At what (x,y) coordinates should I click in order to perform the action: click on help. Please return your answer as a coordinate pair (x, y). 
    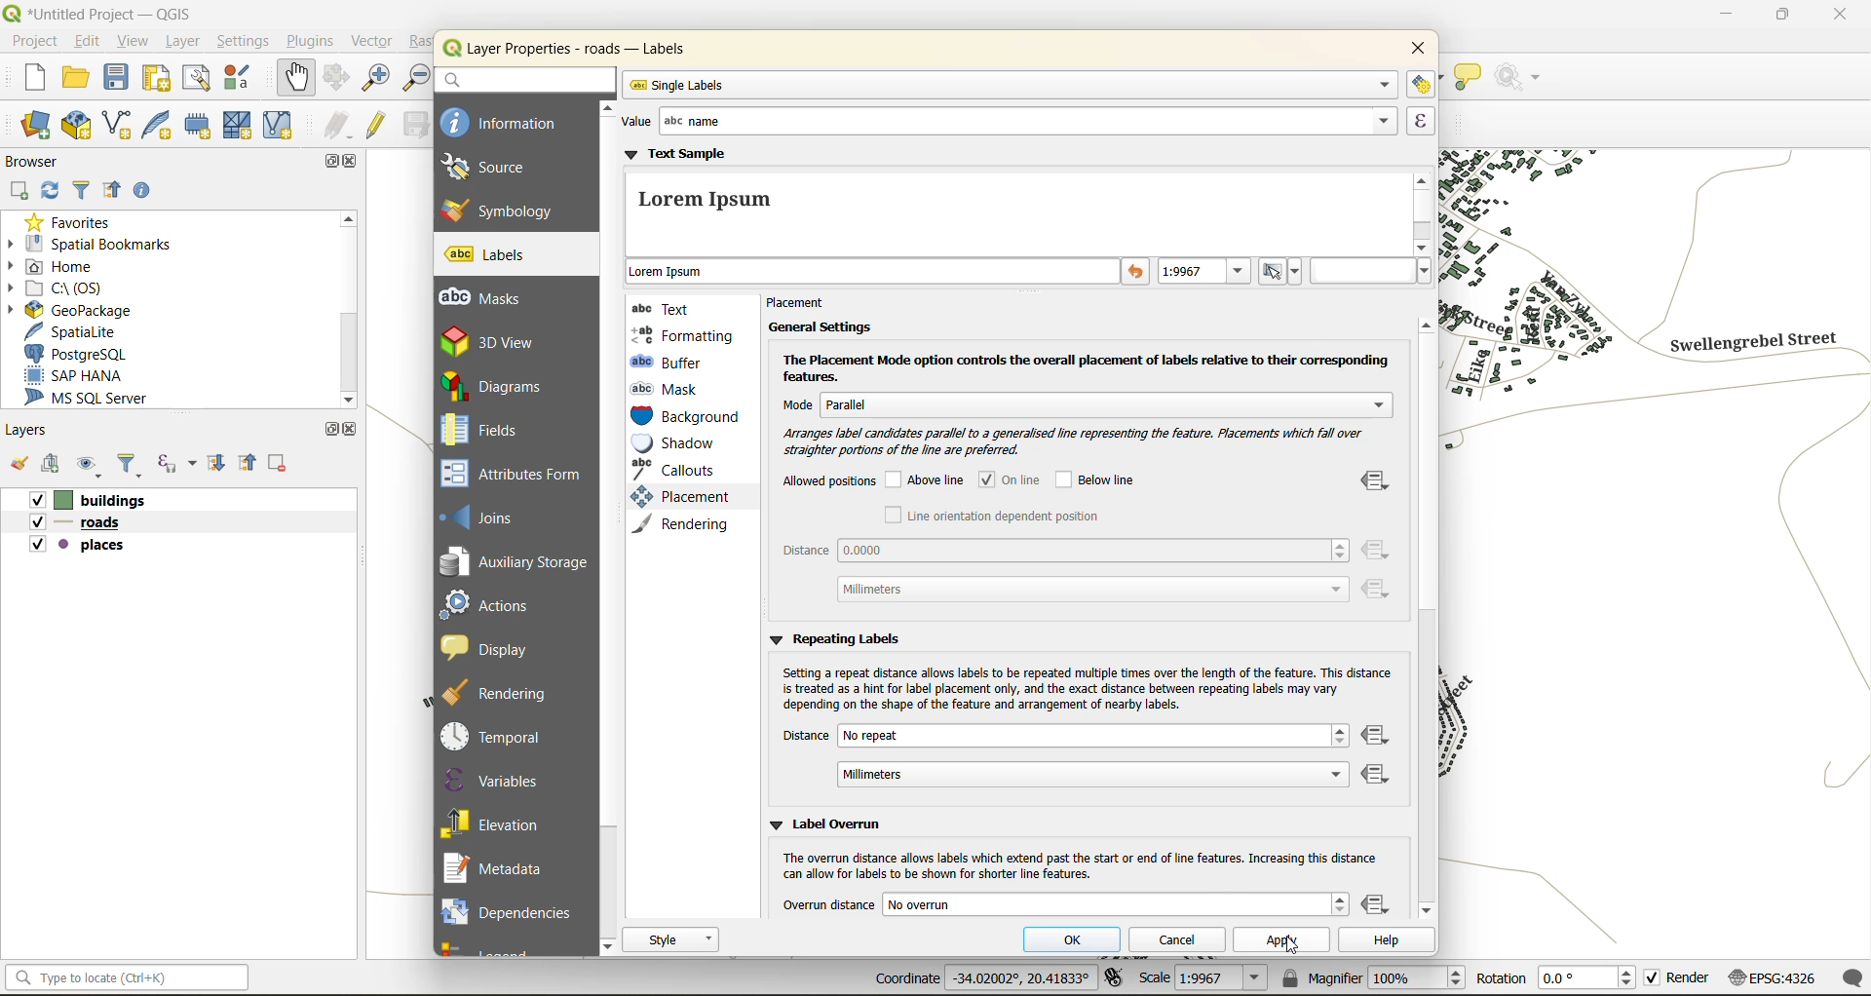
    Looking at the image, I should click on (1385, 942).